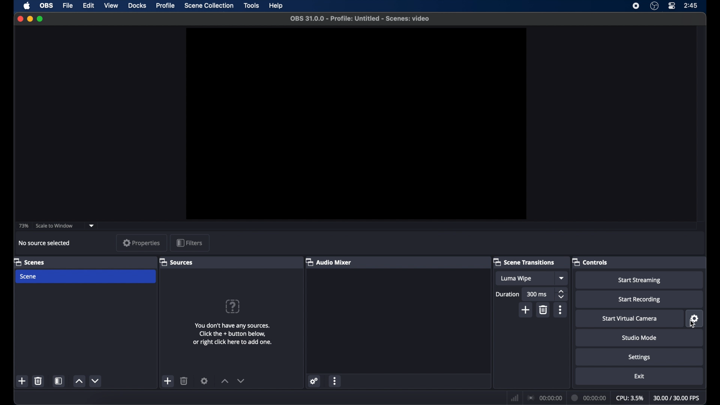 This screenshot has width=720, height=405. Describe the element at coordinates (45, 243) in the screenshot. I see `no source selected` at that location.